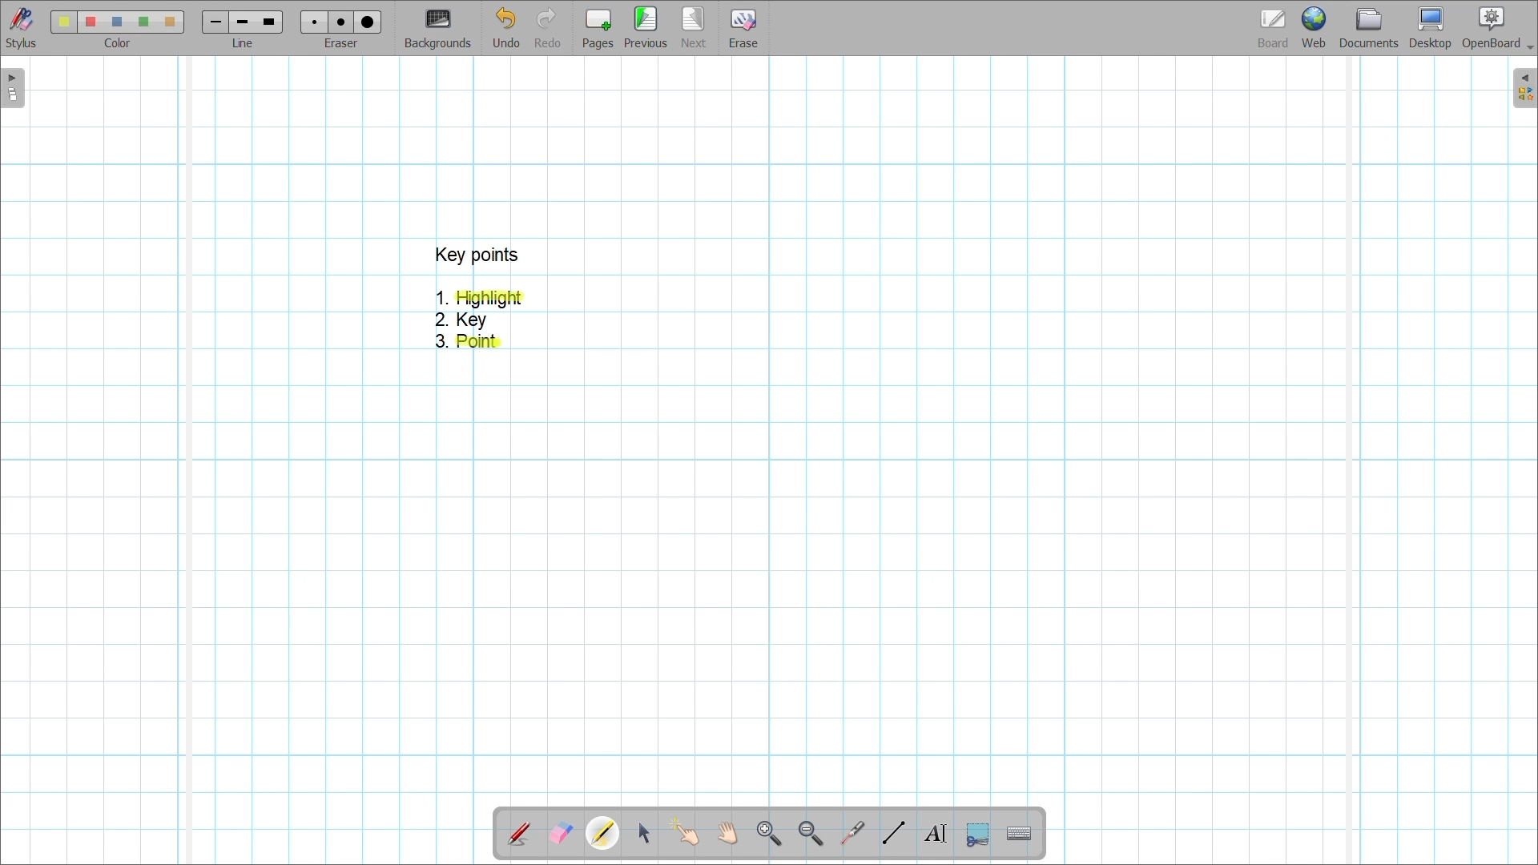 Image resolution: width=1538 pixels, height=865 pixels. I want to click on Highlighter dragged over point 3, so click(478, 340).